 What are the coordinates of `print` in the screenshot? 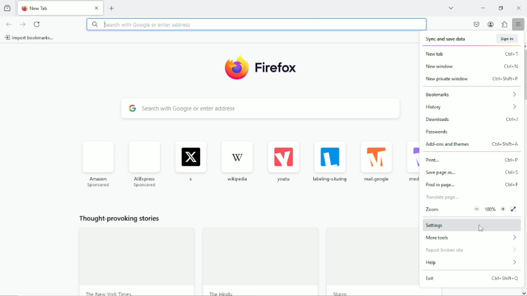 It's located at (472, 160).